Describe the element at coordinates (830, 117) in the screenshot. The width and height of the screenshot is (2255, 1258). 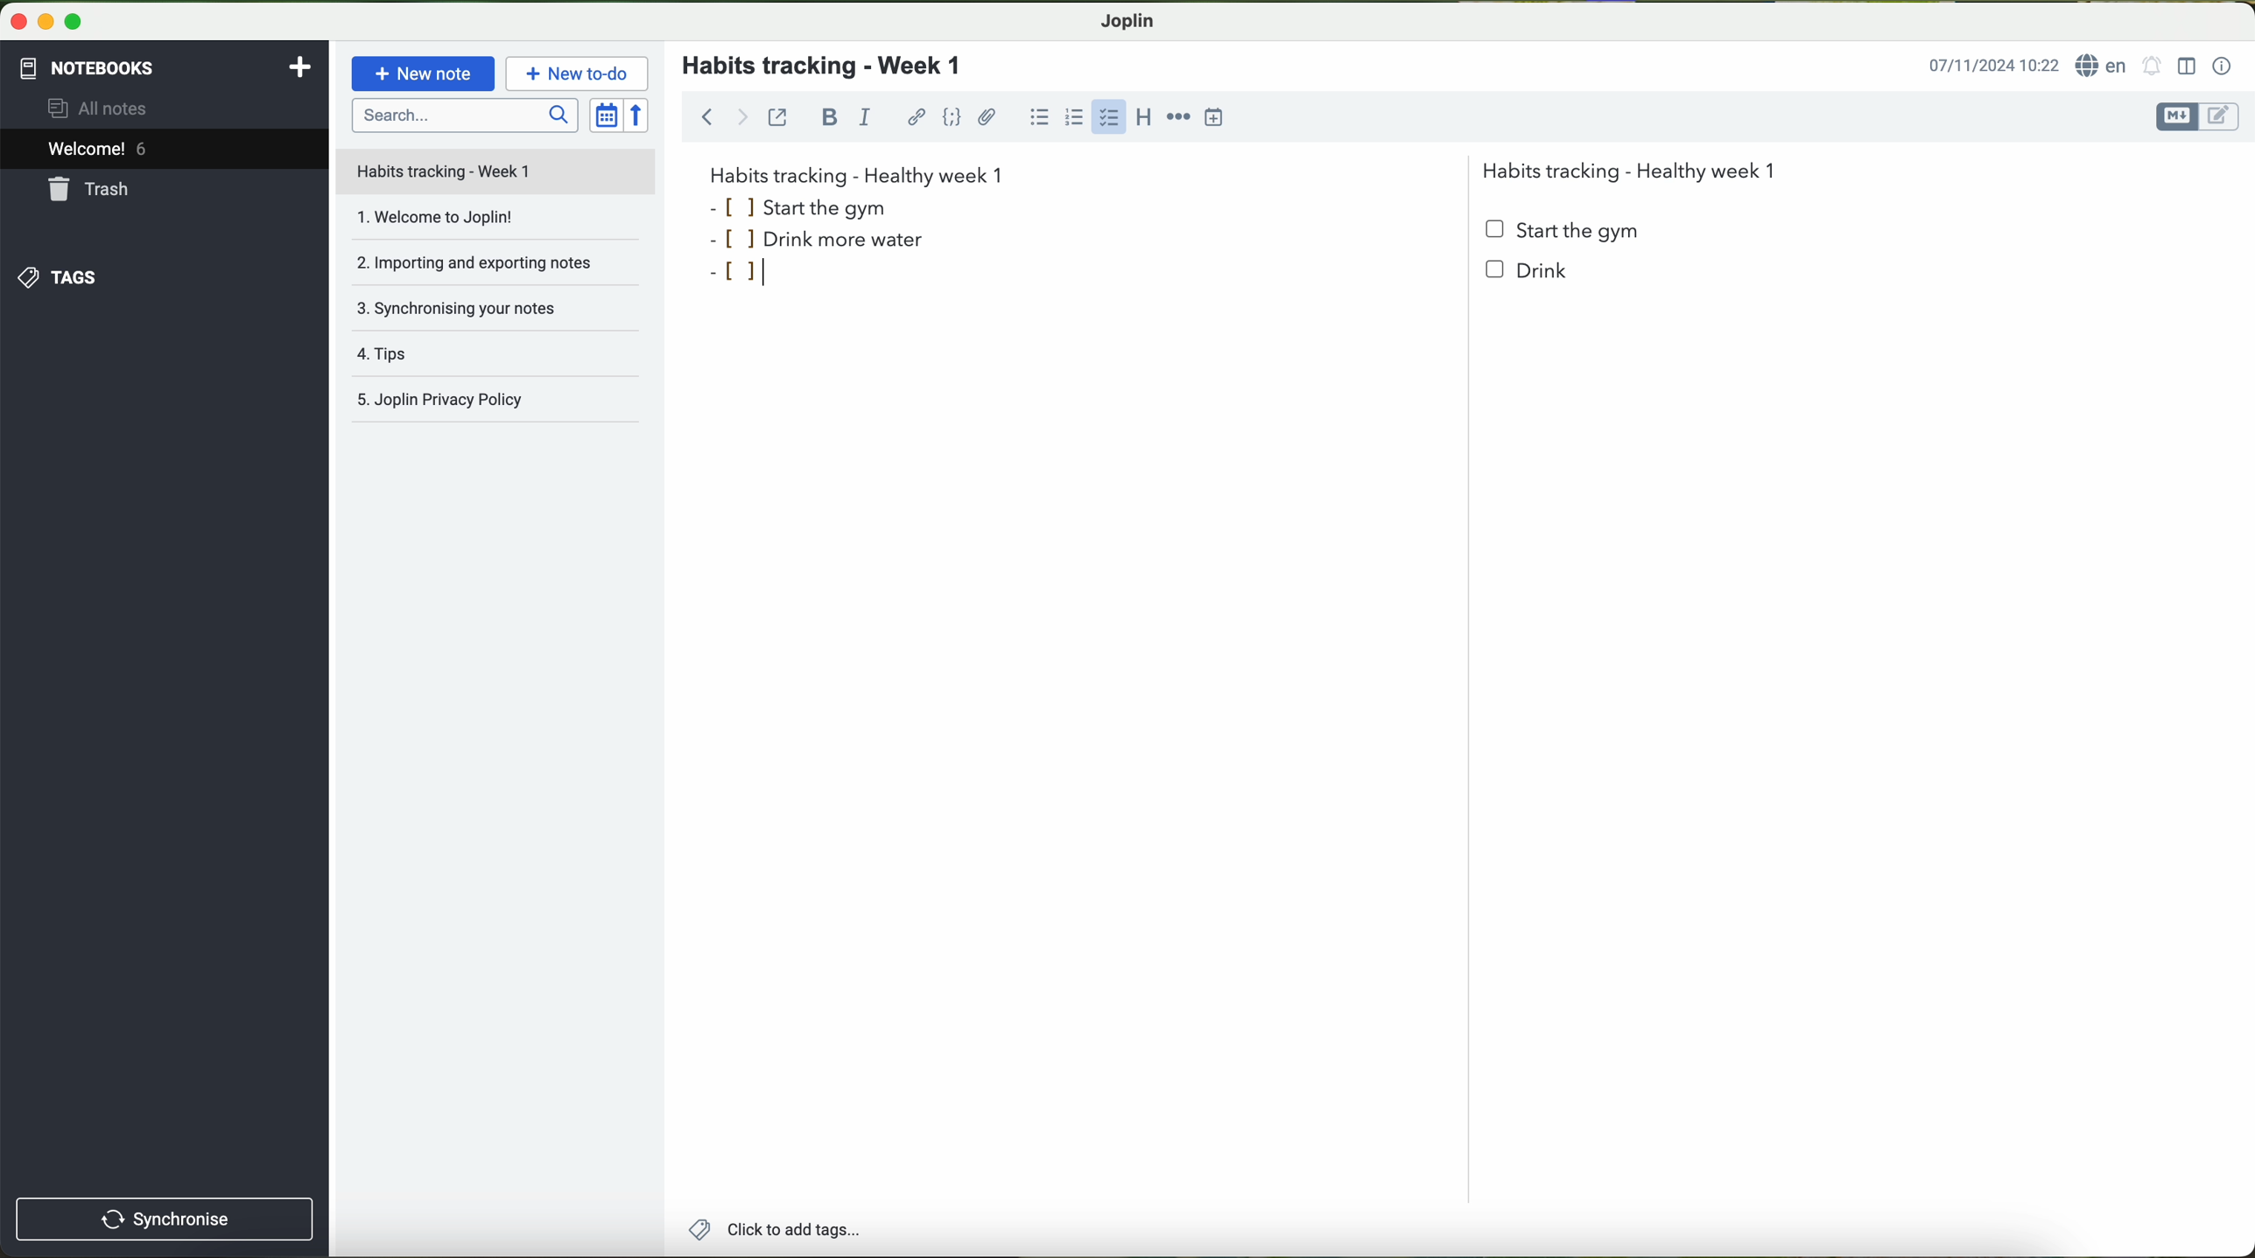
I see `bold` at that location.